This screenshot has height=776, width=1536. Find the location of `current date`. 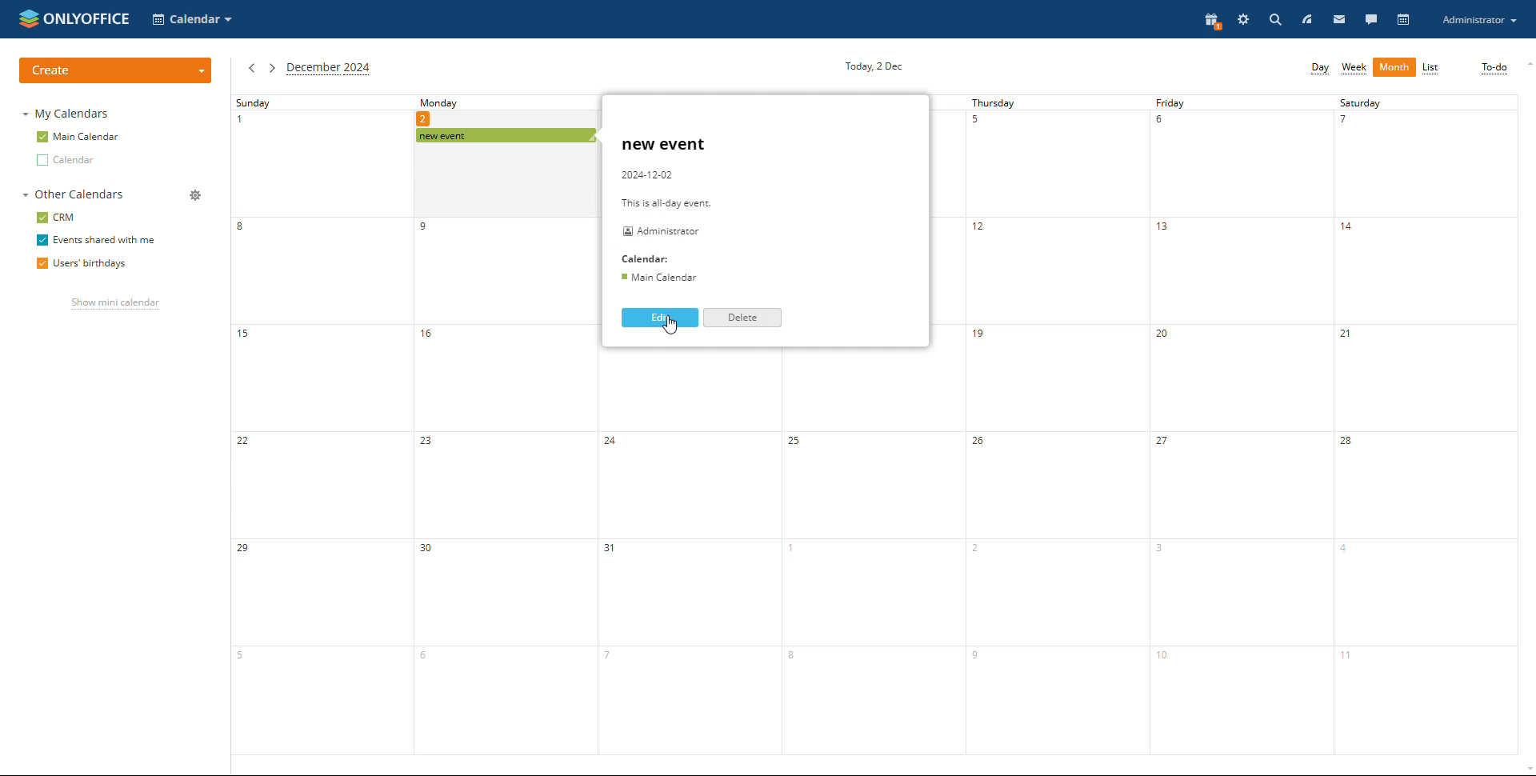

current date is located at coordinates (872, 66).